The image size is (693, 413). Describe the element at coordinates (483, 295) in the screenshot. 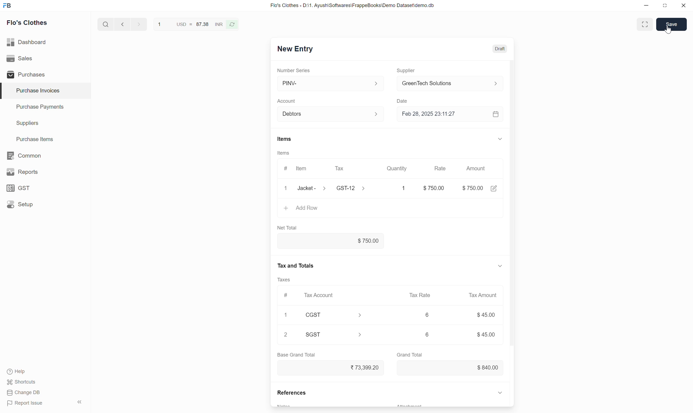

I see `Tax Amount` at that location.